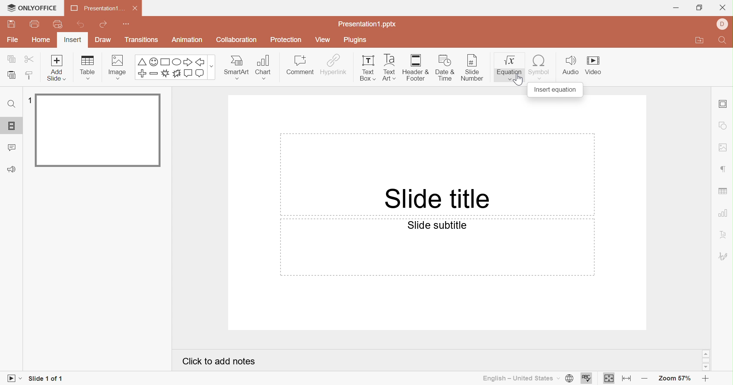 The image size is (733, 385). Describe the element at coordinates (58, 60) in the screenshot. I see `Add slide` at that location.